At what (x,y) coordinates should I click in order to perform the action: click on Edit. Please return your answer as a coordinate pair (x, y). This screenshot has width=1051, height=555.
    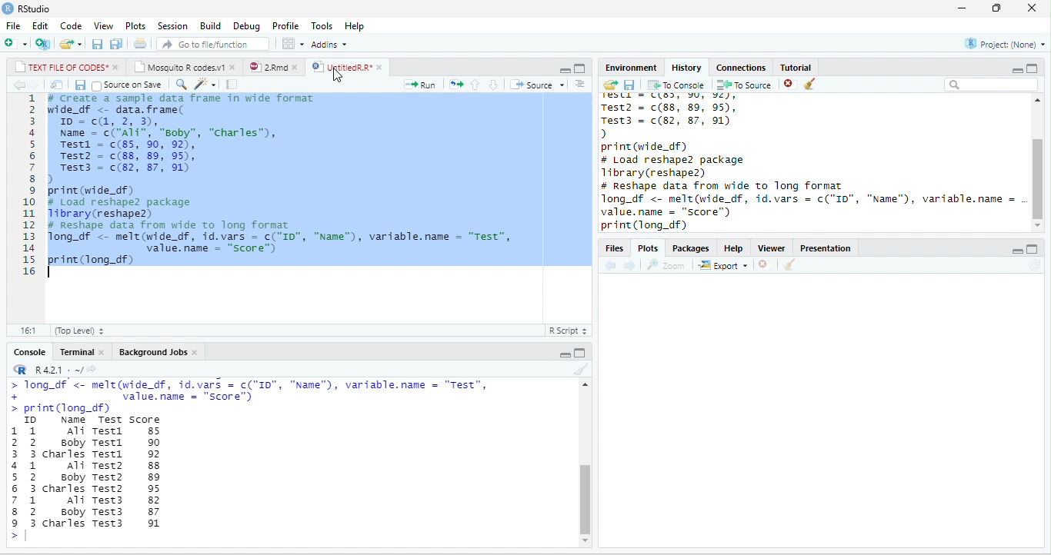
    Looking at the image, I should click on (40, 25).